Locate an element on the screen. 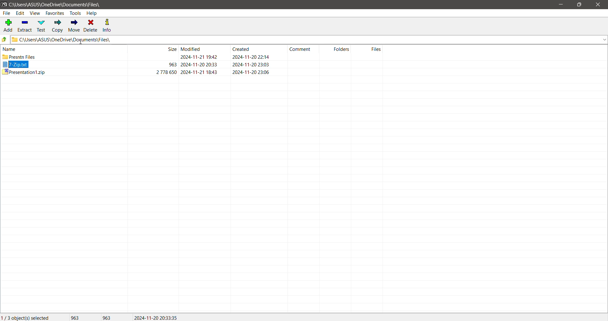 This screenshot has width=608, height=321. Modified Date of the last selected file is located at coordinates (158, 317).